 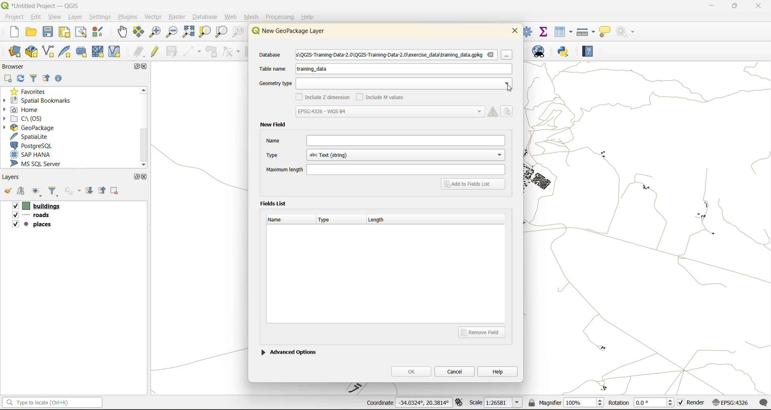 What do you see at coordinates (171, 33) in the screenshot?
I see `zoom out` at bounding box center [171, 33].